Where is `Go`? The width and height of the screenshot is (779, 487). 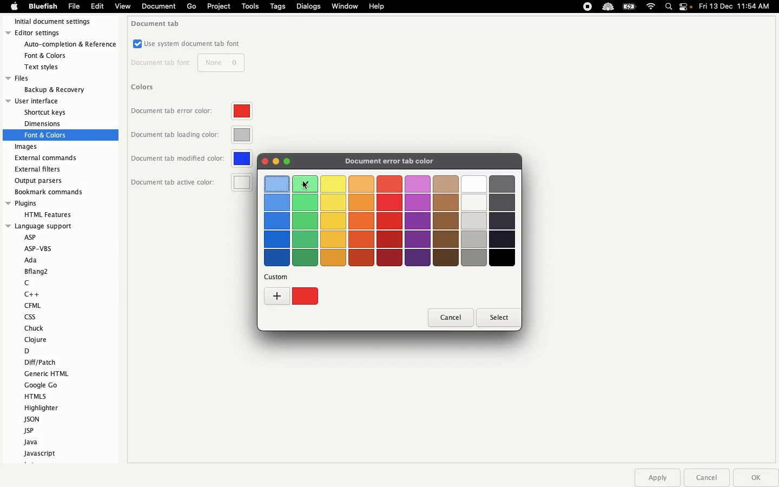 Go is located at coordinates (192, 6).